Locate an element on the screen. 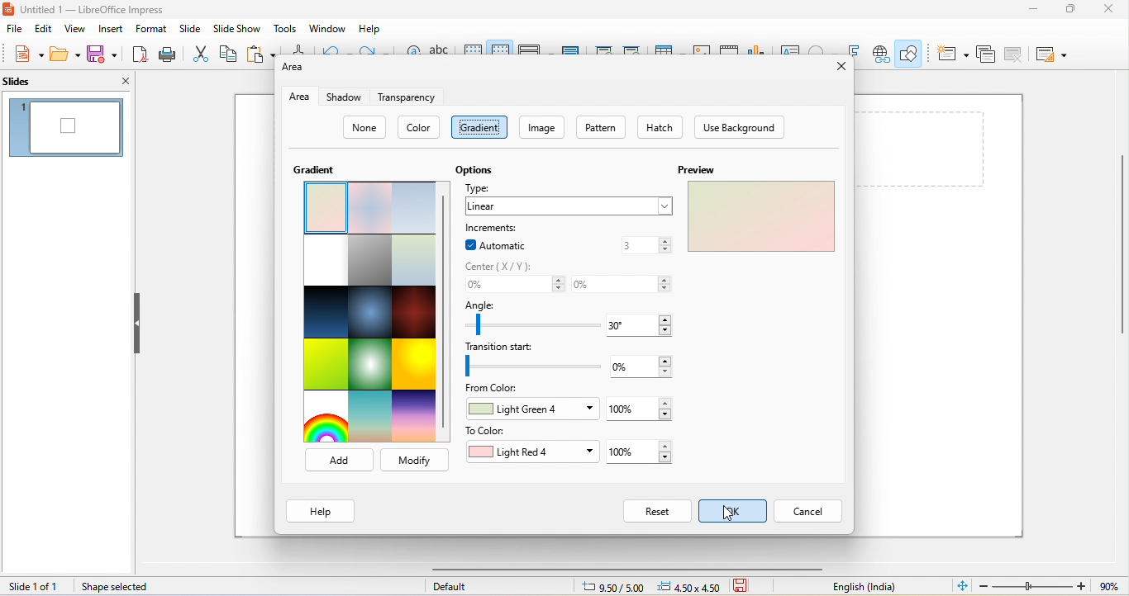 This screenshot has height=596, width=1129. angle is located at coordinates (523, 305).